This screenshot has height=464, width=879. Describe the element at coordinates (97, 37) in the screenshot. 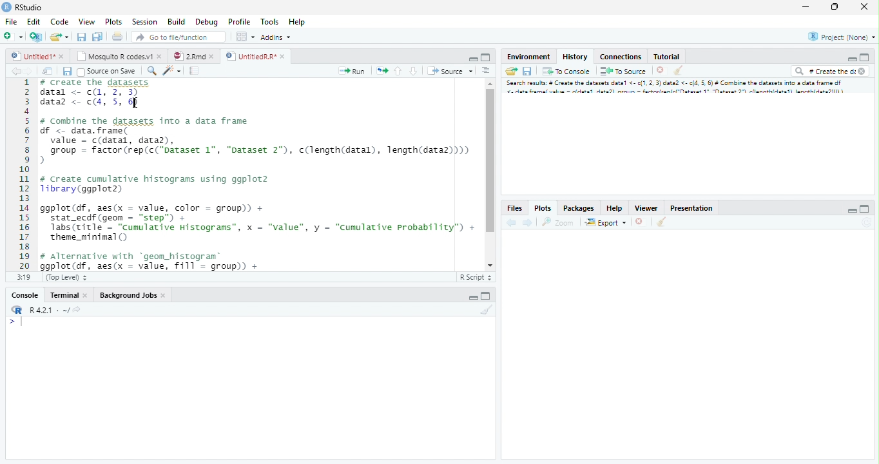

I see `Save all` at that location.